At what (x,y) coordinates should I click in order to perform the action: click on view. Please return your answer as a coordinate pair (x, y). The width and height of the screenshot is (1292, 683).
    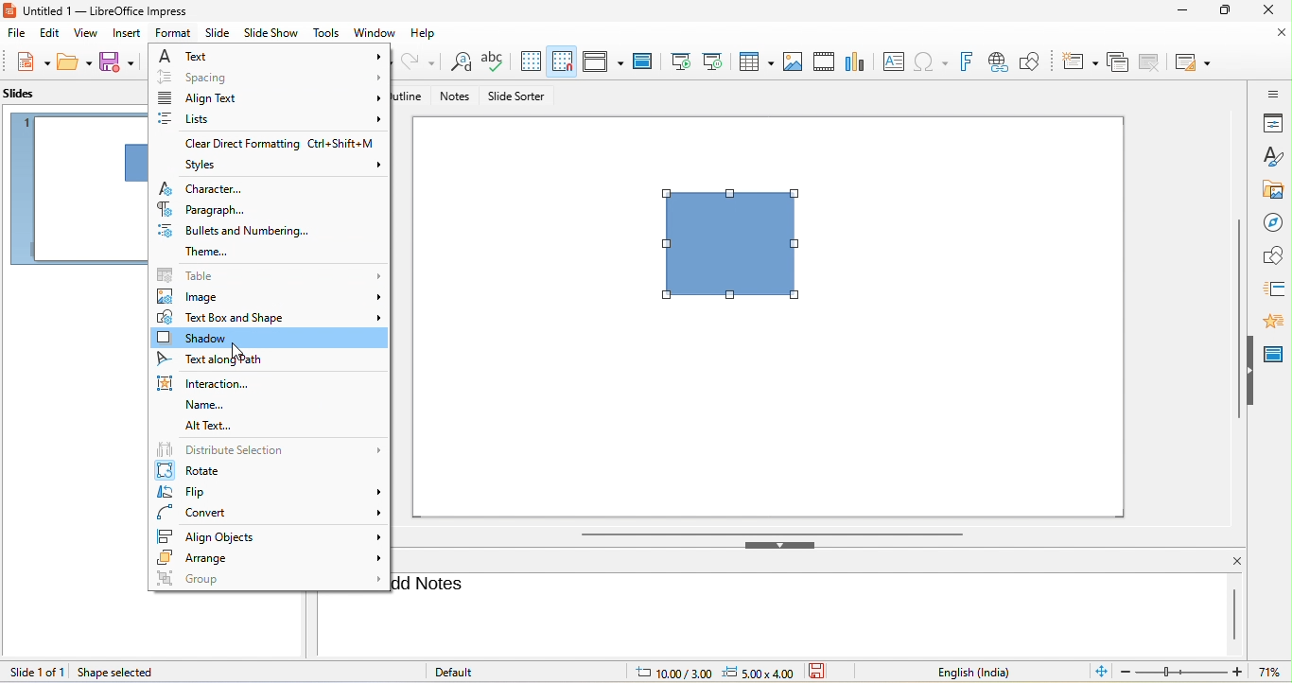
    Looking at the image, I should click on (87, 33).